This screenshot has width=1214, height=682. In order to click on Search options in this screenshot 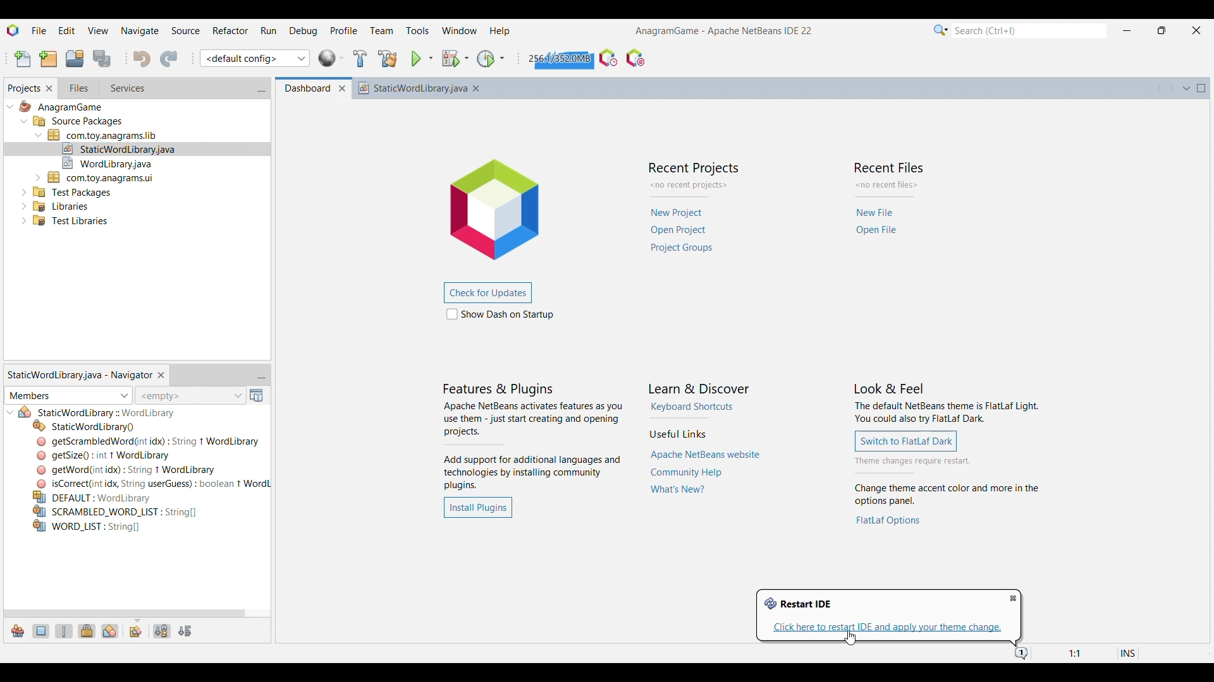, I will do `click(941, 30)`.